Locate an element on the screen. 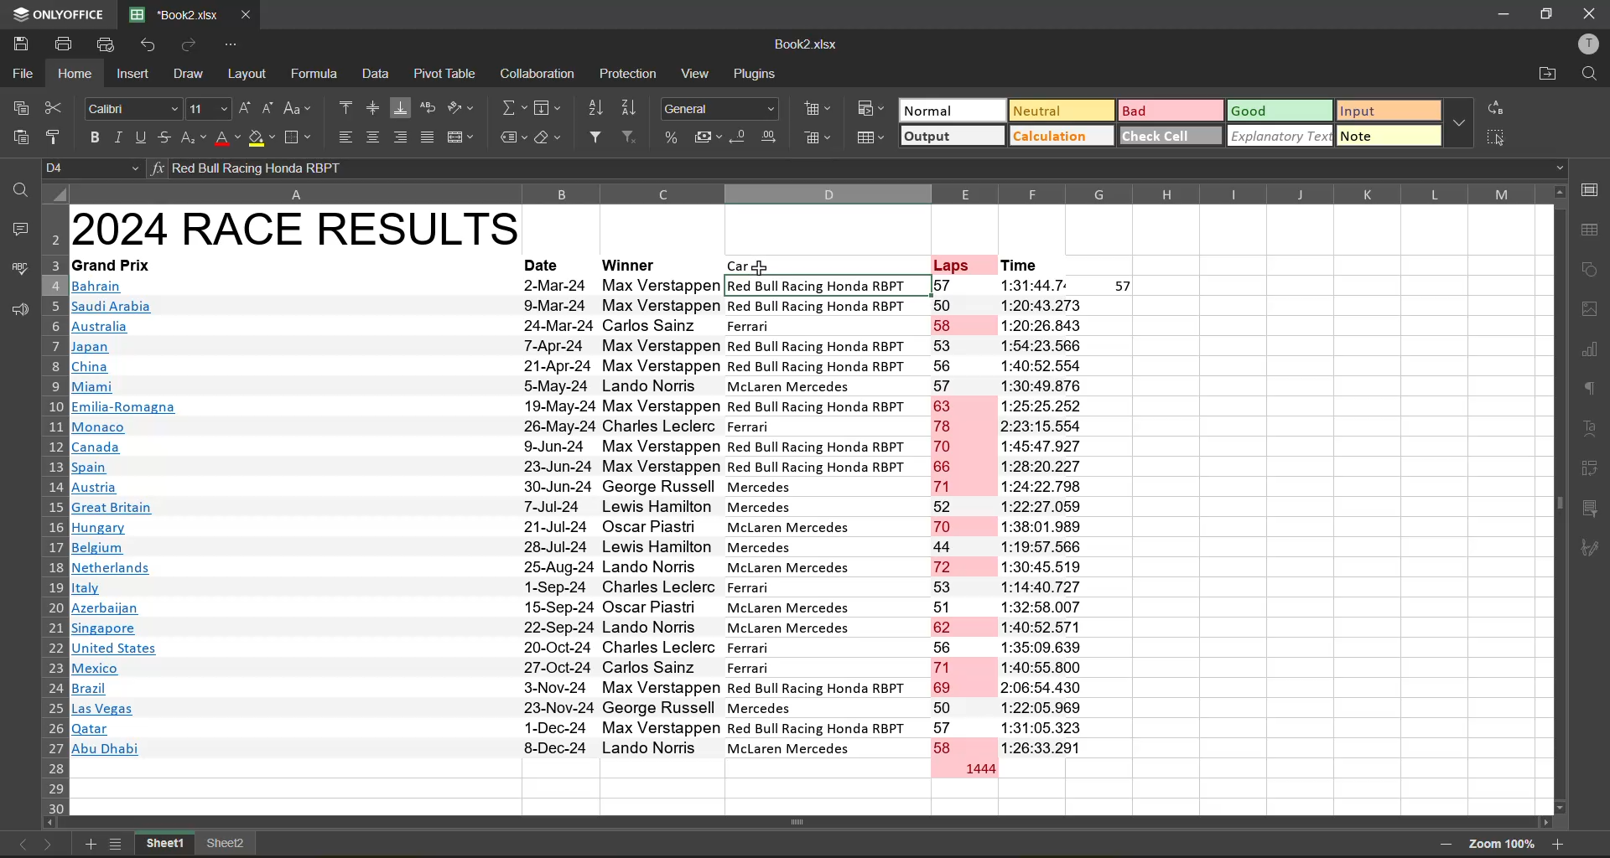 The width and height of the screenshot is (1610, 858). font size is located at coordinates (208, 109).